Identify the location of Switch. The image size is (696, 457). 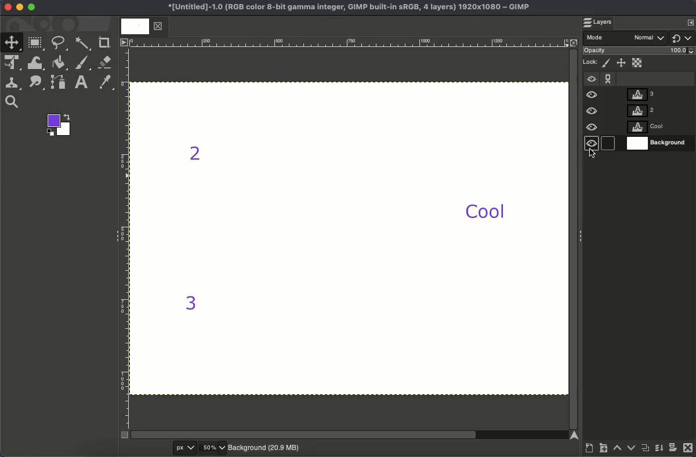
(683, 38).